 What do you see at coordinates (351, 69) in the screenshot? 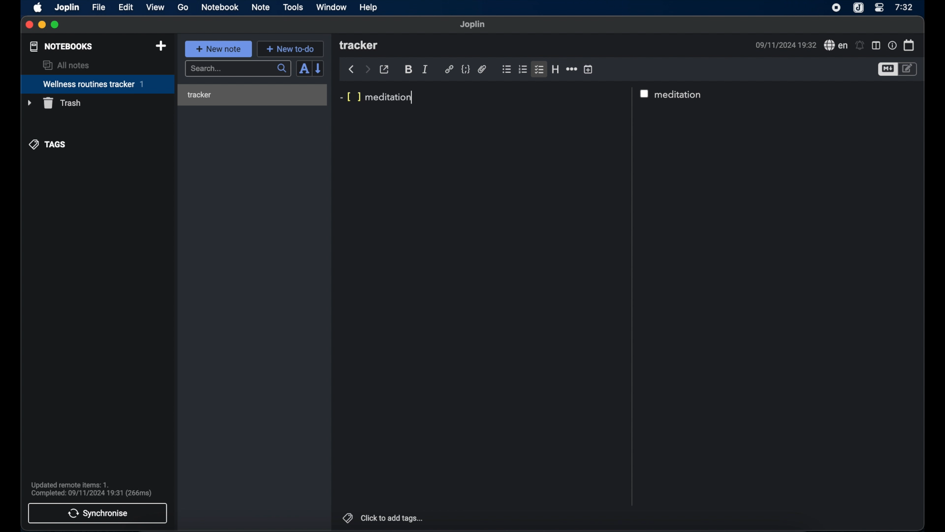
I see `back` at bounding box center [351, 69].